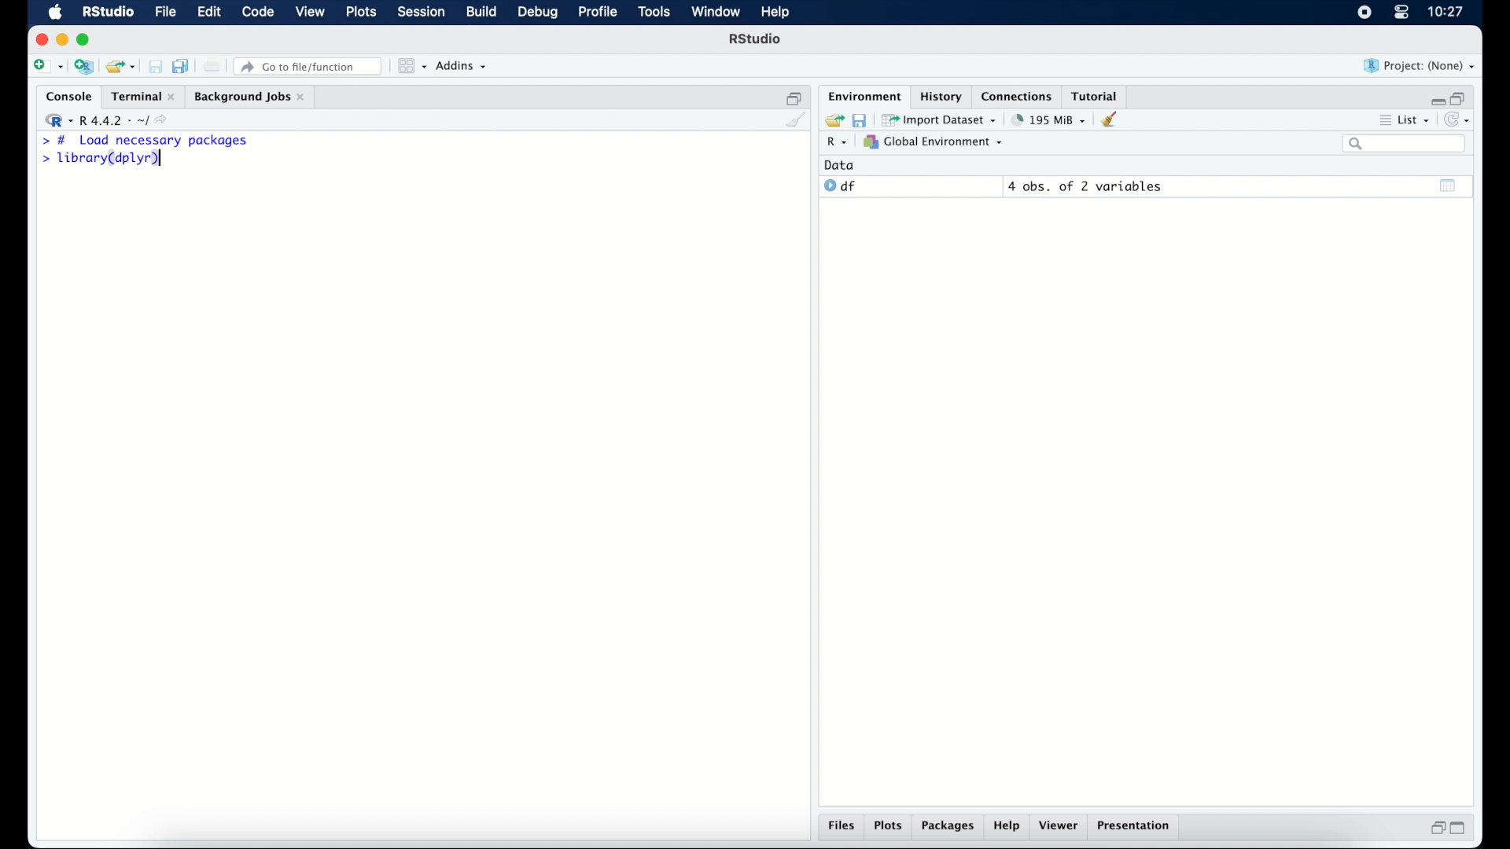  I want to click on presentation, so click(1136, 827).